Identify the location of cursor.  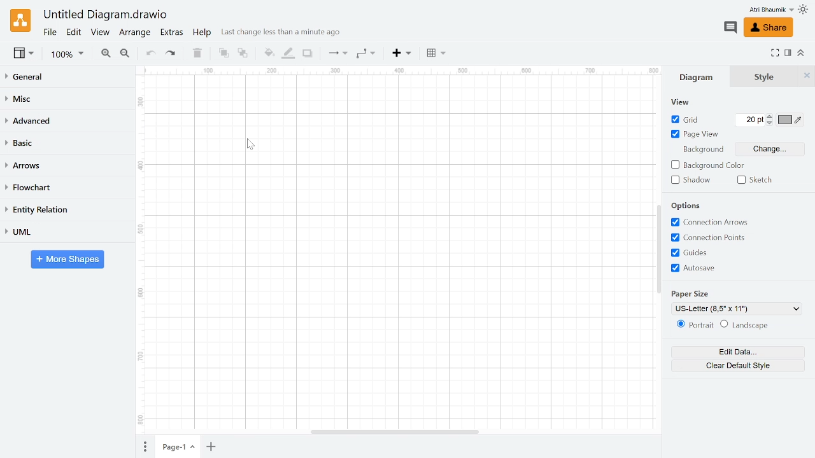
(250, 145).